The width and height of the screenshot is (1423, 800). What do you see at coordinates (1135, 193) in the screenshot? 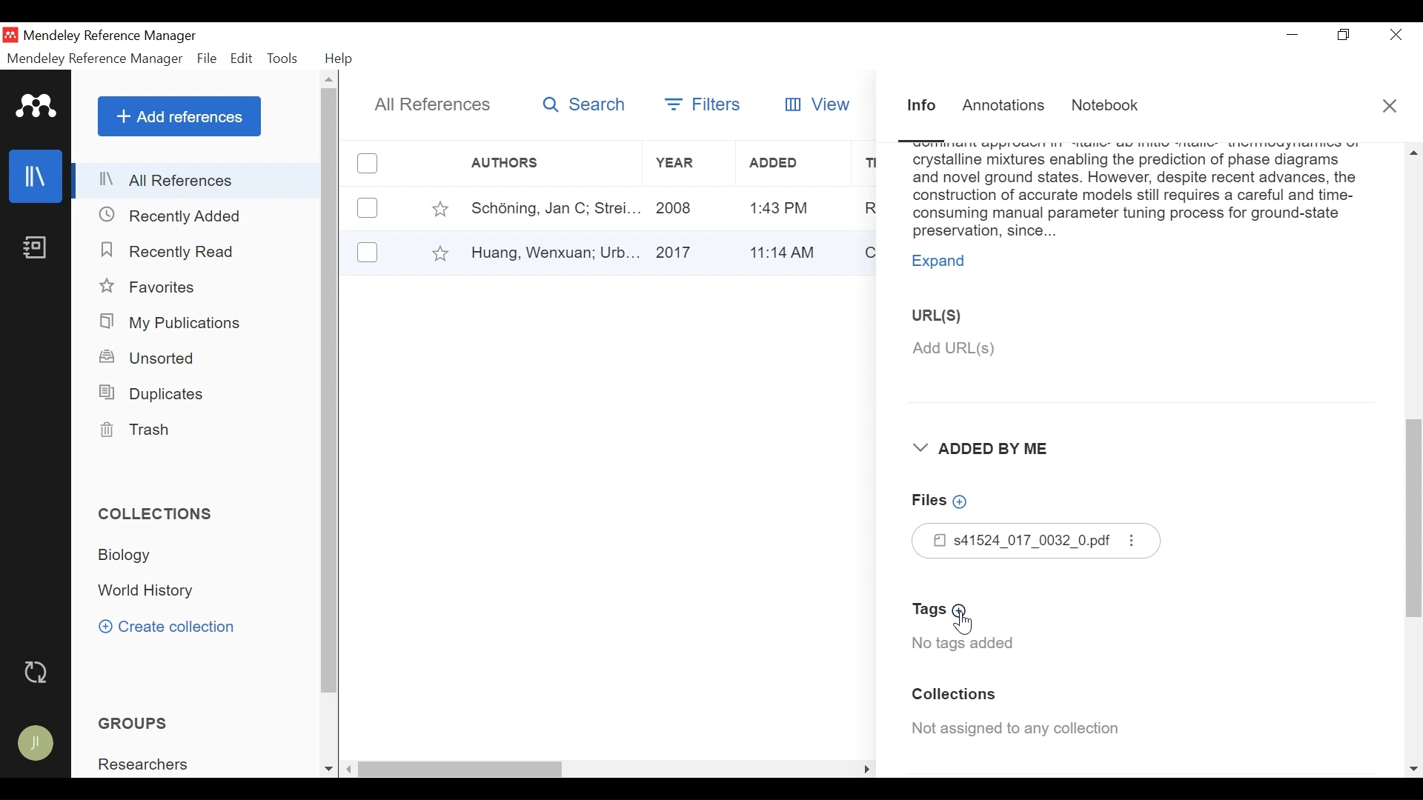
I see `Abstract` at bounding box center [1135, 193].